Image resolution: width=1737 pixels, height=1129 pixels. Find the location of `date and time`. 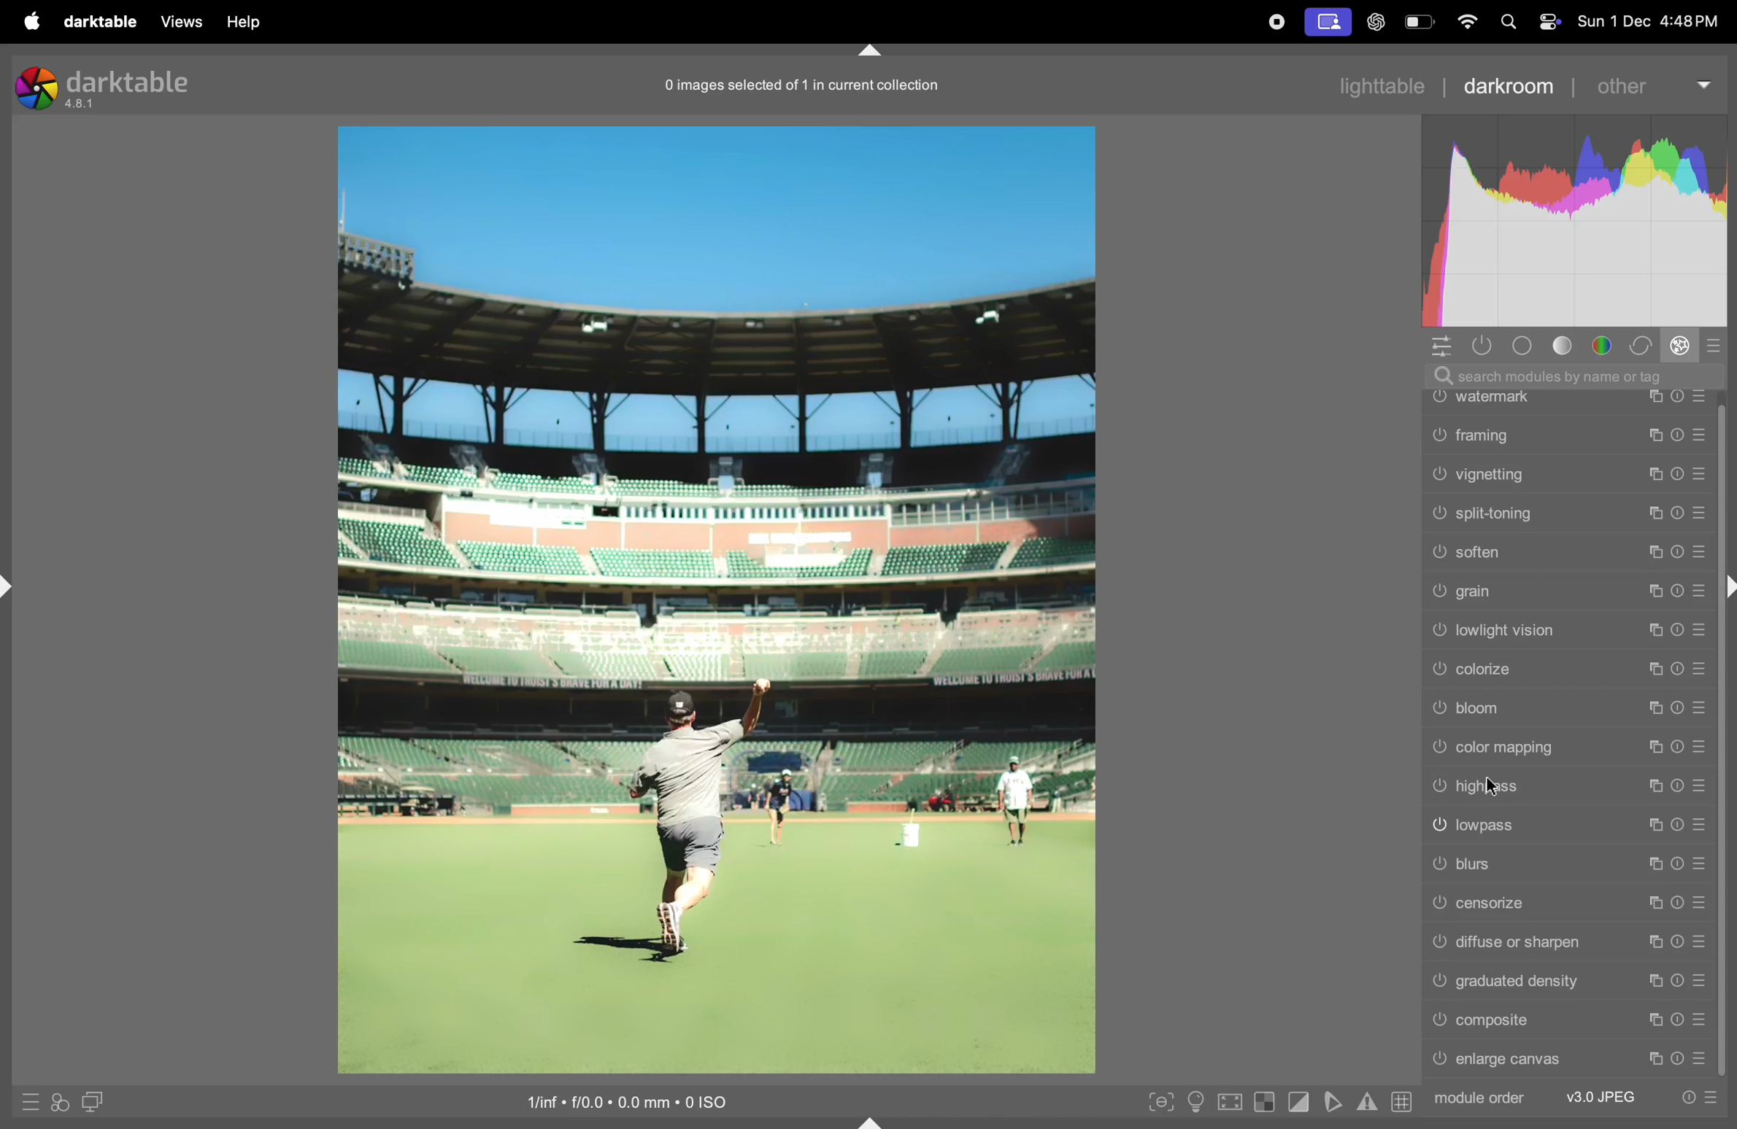

date and time is located at coordinates (1652, 22).